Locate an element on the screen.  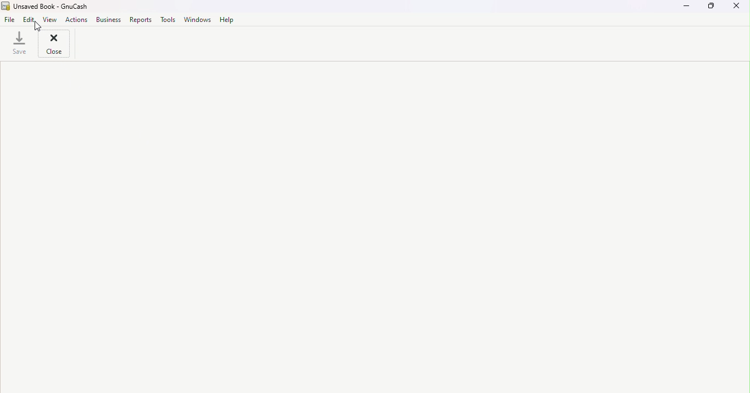
Minimize is located at coordinates (681, 10).